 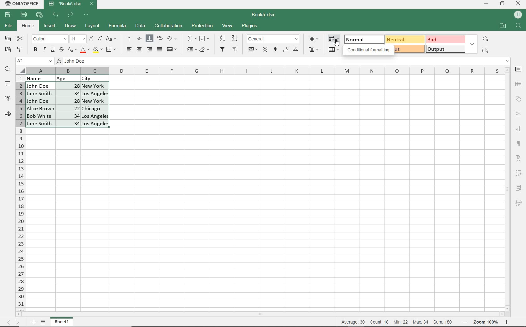 What do you see at coordinates (275, 49) in the screenshot?
I see `COMMA STYLE` at bounding box center [275, 49].